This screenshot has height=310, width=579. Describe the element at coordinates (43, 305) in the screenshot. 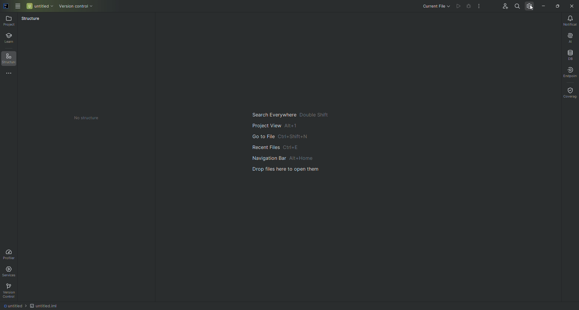

I see `Untitled.iml` at that location.